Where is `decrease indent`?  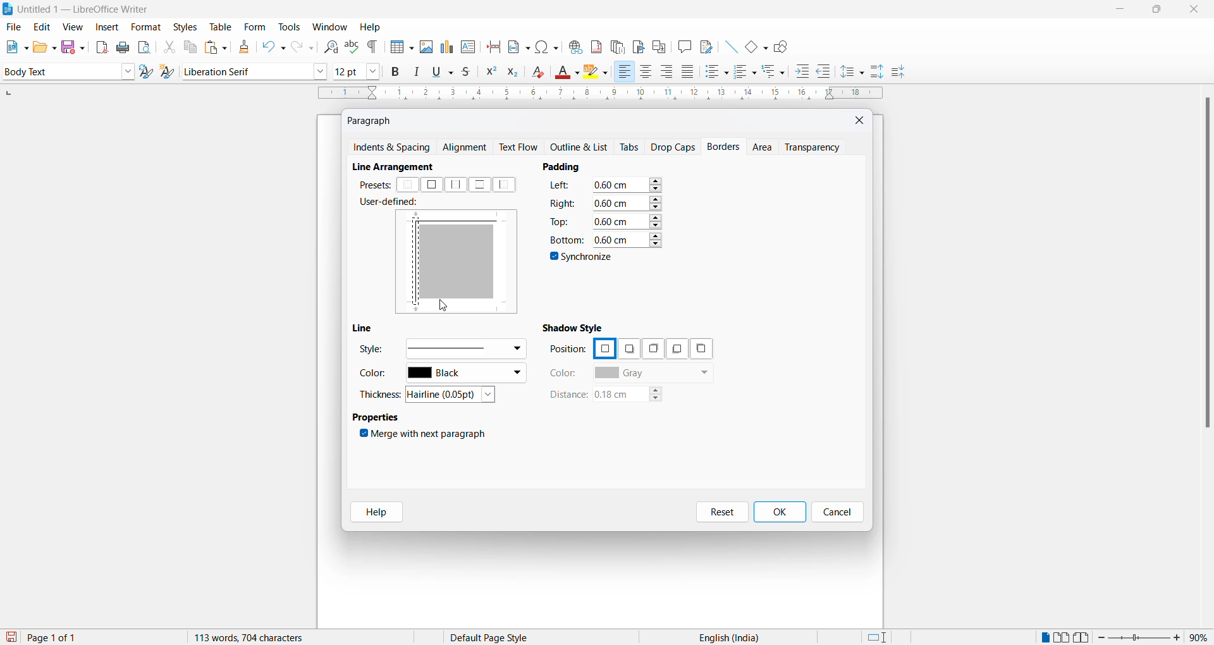
decrease indent is located at coordinates (828, 72).